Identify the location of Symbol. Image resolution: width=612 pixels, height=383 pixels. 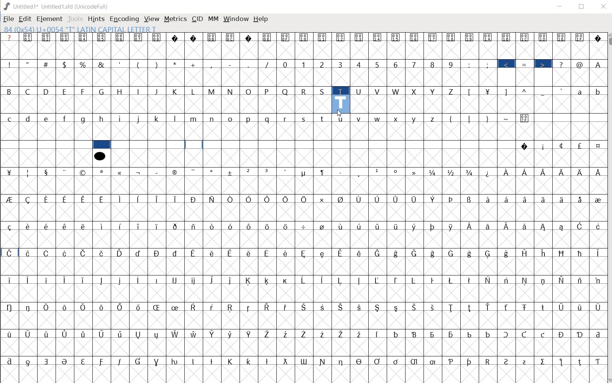
(158, 280).